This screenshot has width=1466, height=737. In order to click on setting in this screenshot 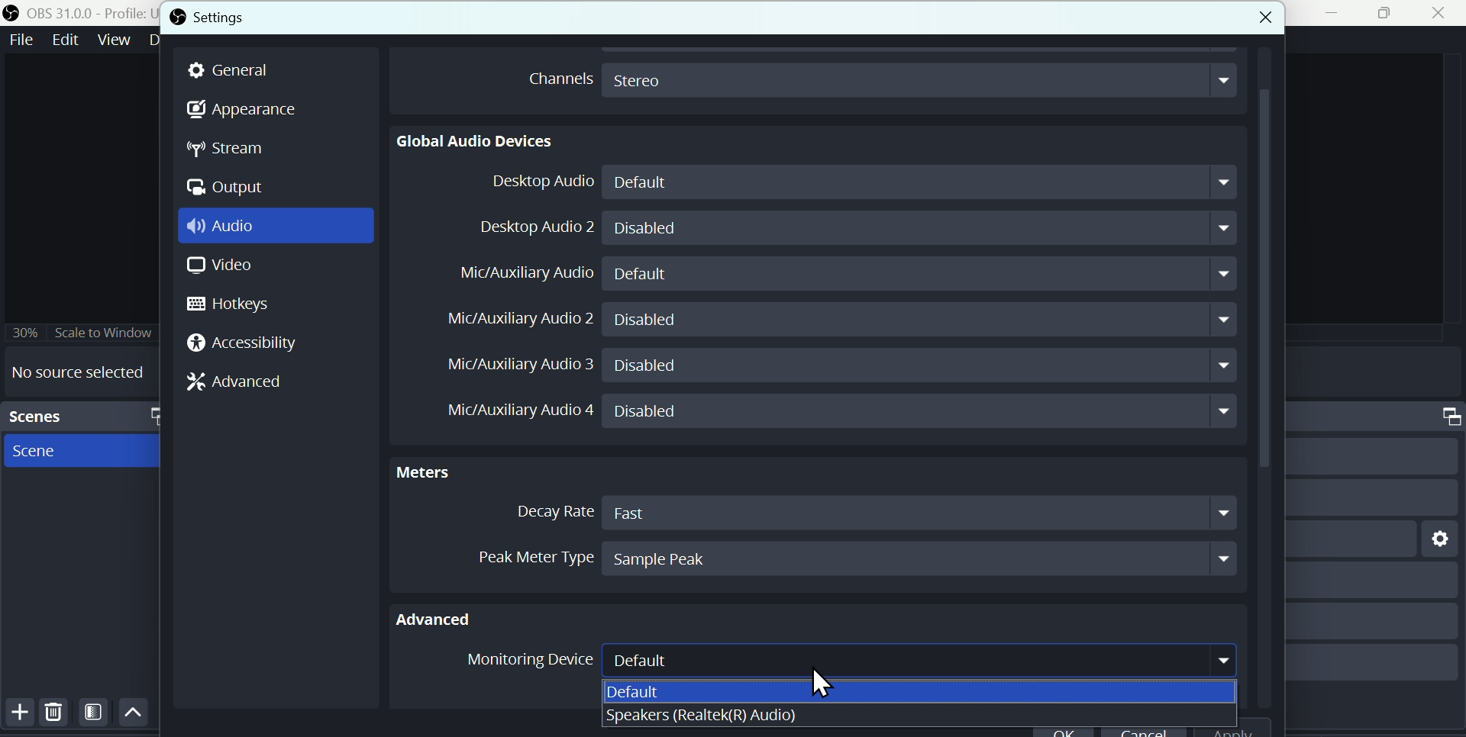, I will do `click(1435, 537)`.